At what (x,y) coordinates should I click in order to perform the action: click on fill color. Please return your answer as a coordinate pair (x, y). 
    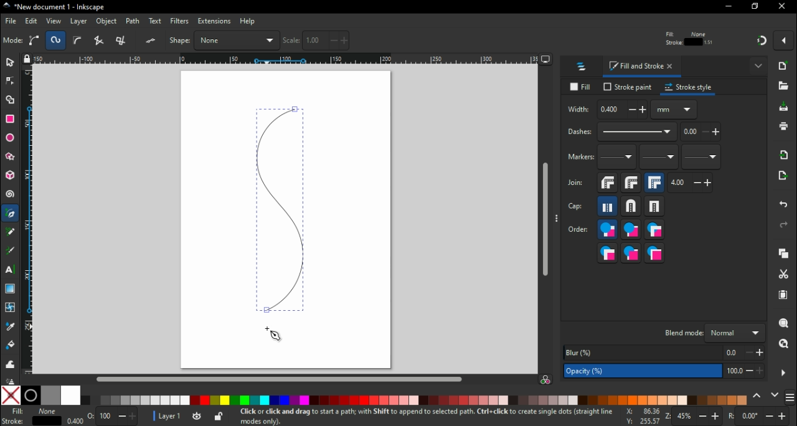
    Looking at the image, I should click on (33, 412).